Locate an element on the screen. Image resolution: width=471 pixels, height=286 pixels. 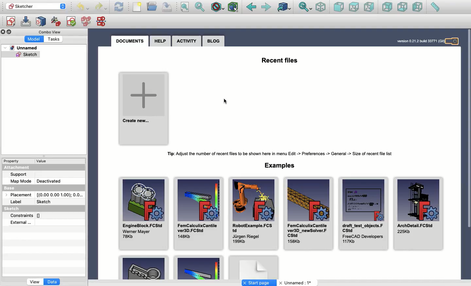
Examples is located at coordinates (280, 165).